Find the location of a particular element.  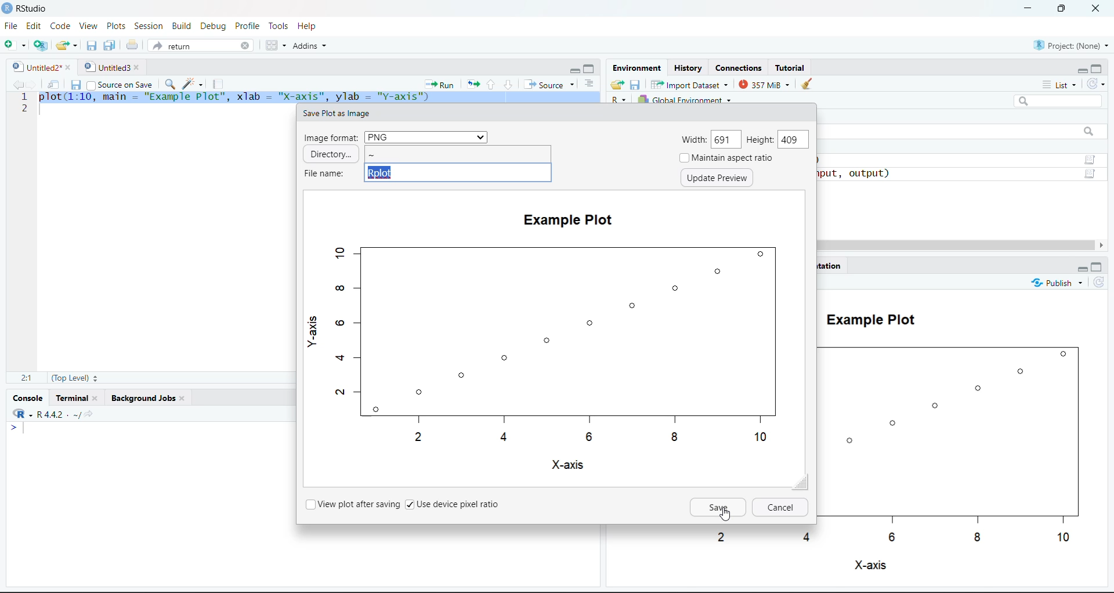

Code is located at coordinates (59, 26).